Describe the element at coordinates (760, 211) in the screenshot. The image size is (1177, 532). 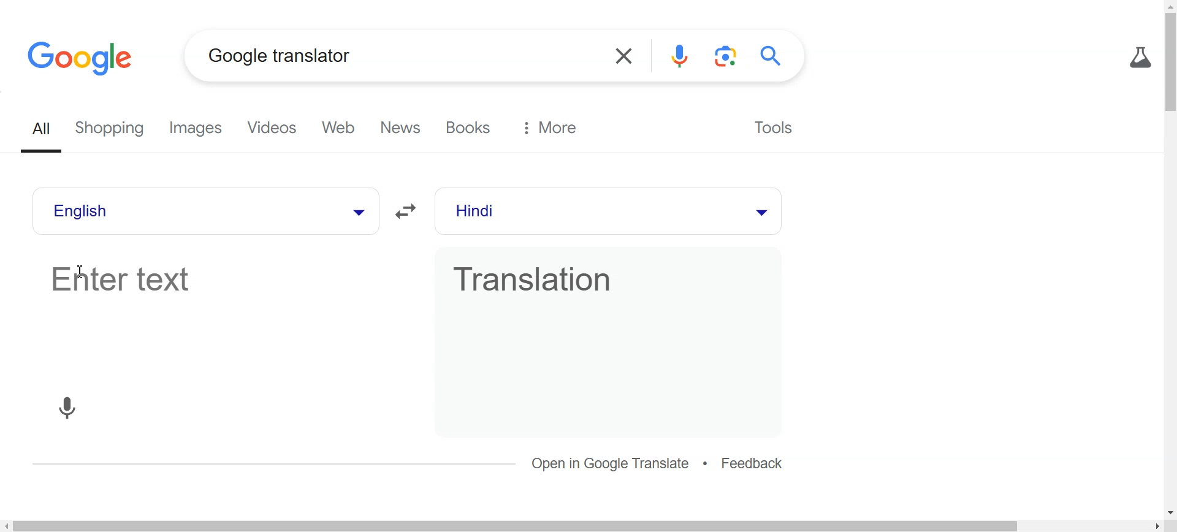
I see `Drop down box` at that location.